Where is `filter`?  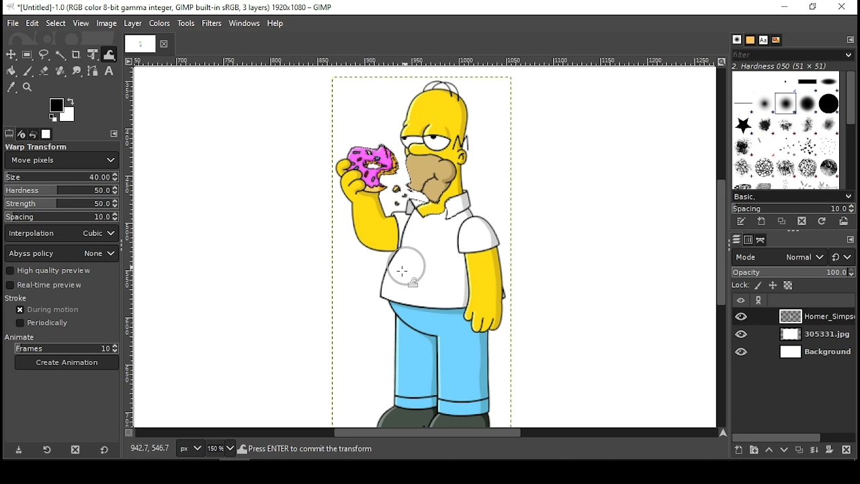 filter is located at coordinates (791, 54).